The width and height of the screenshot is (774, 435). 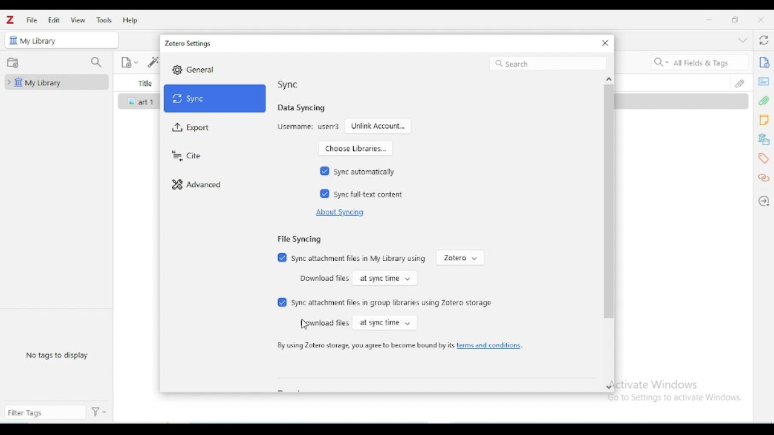 I want to click on search, so click(x=548, y=63).